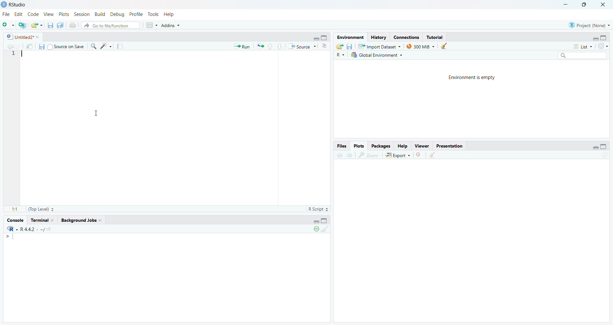  Describe the element at coordinates (594, 38) in the screenshot. I see `hide r script` at that location.